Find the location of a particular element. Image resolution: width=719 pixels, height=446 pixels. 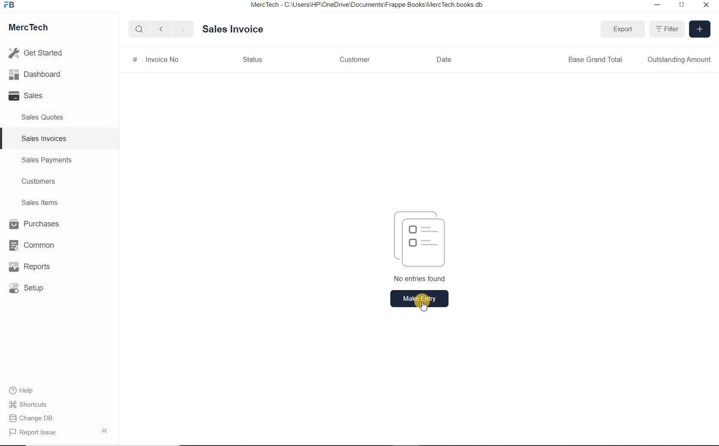

Purchases is located at coordinates (36, 225).